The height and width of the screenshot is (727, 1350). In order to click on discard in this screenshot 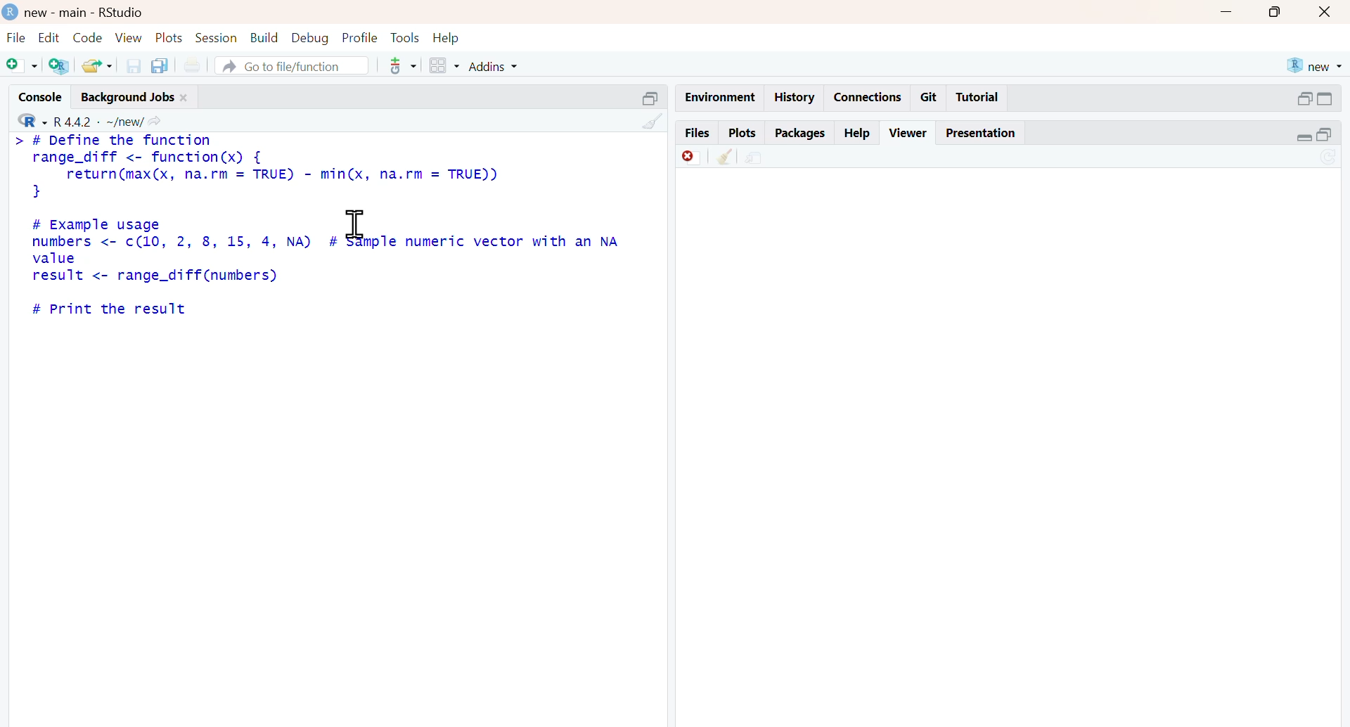, I will do `click(693, 158)`.